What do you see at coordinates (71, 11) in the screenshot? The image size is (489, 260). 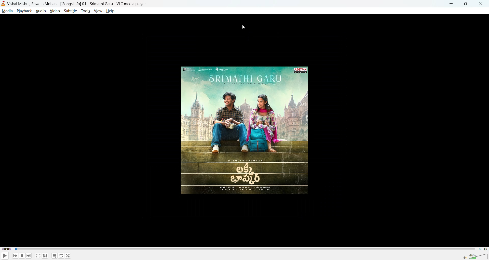 I see `subtitle` at bounding box center [71, 11].